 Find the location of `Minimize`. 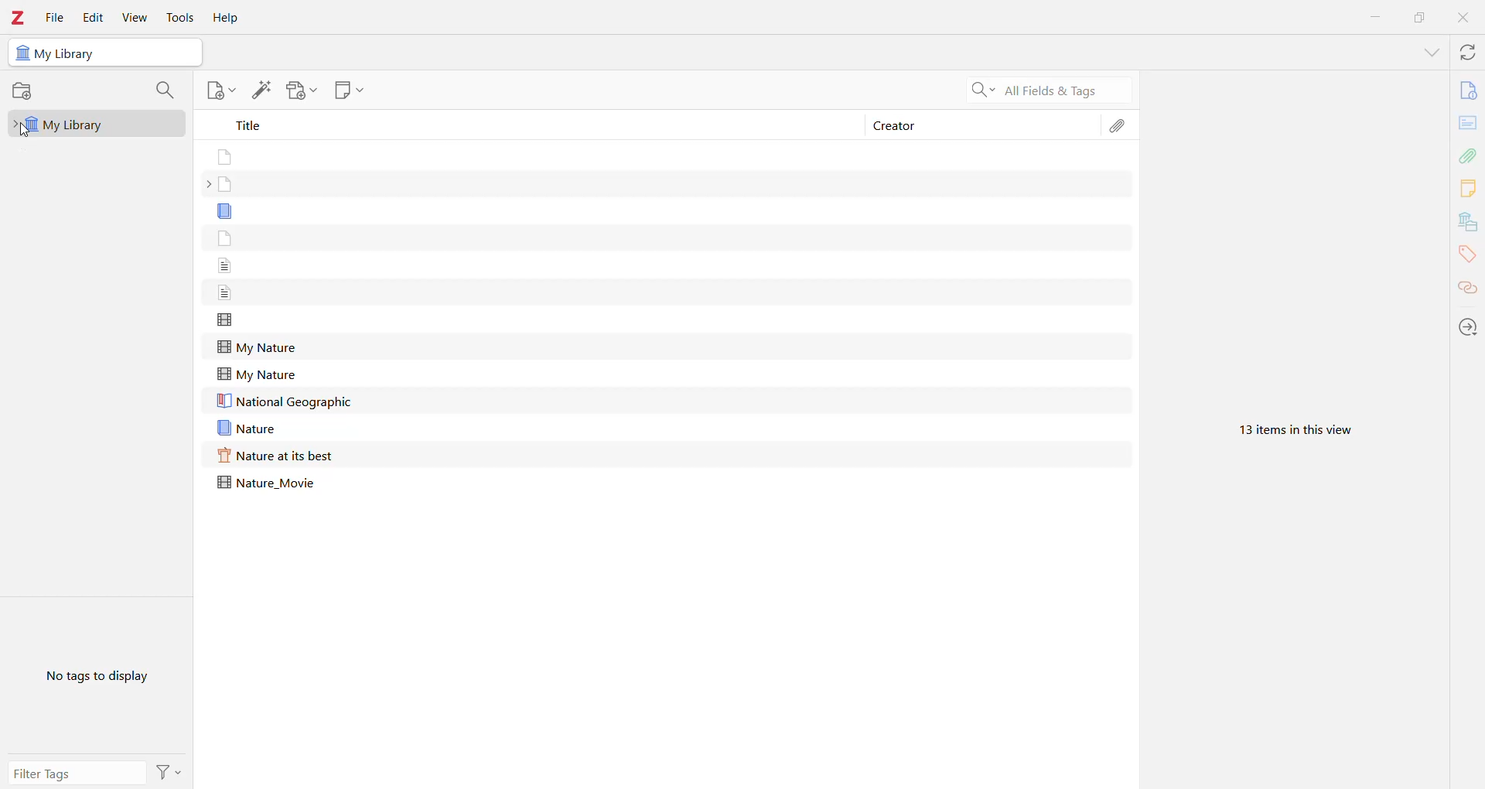

Minimize is located at coordinates (1377, 15).